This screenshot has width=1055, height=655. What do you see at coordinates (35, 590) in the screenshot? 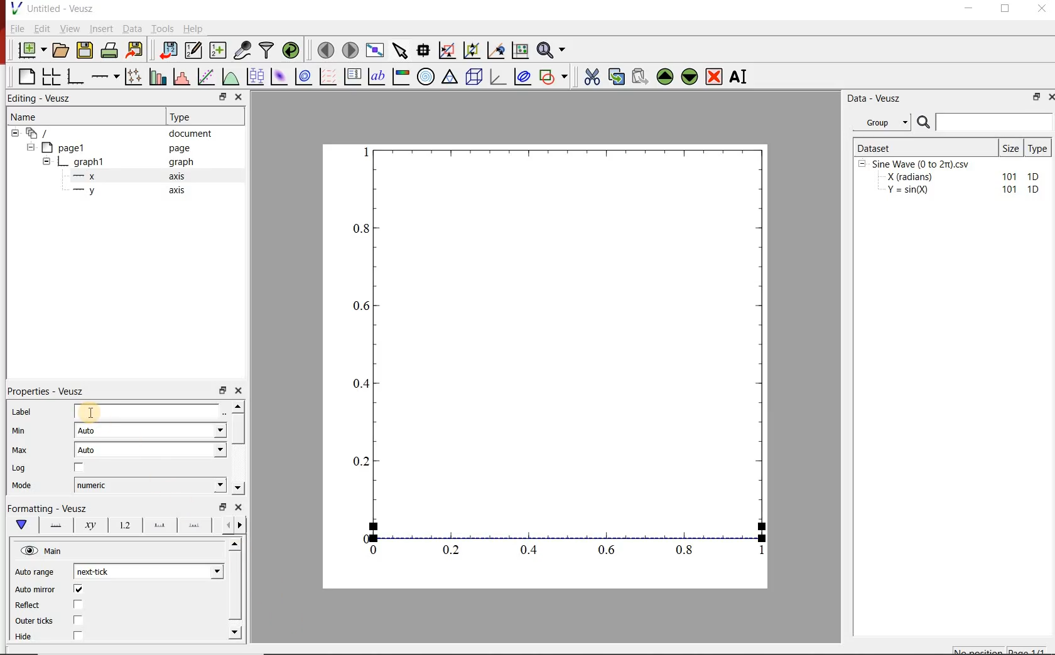
I see `Auto mirror` at bounding box center [35, 590].